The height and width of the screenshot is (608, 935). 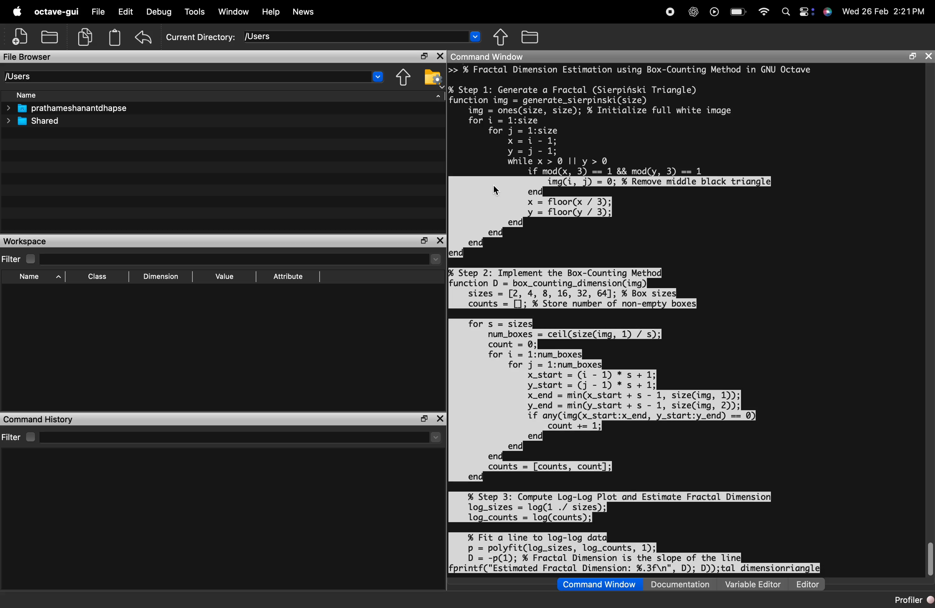 What do you see at coordinates (378, 77) in the screenshot?
I see `dropdown` at bounding box center [378, 77].